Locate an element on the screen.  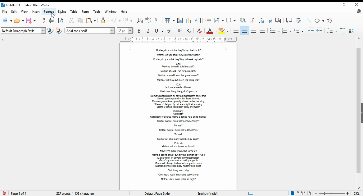
paste is located at coordinates (91, 20).